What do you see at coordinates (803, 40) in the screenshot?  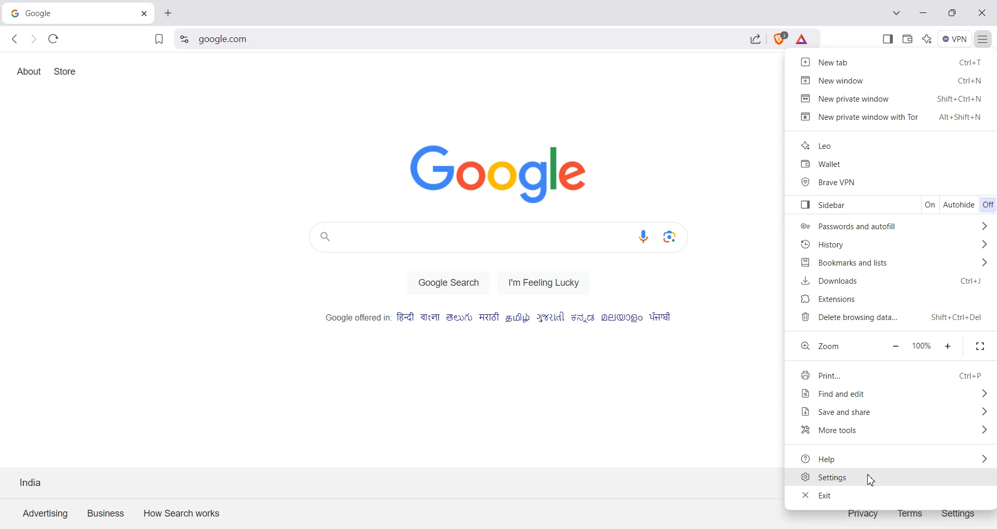 I see `Brave Reward` at bounding box center [803, 40].